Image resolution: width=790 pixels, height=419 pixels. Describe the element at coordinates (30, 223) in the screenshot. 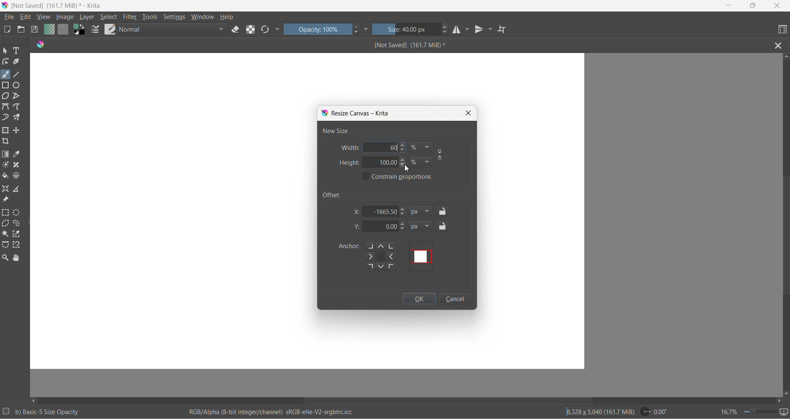

I see `resize` at that location.